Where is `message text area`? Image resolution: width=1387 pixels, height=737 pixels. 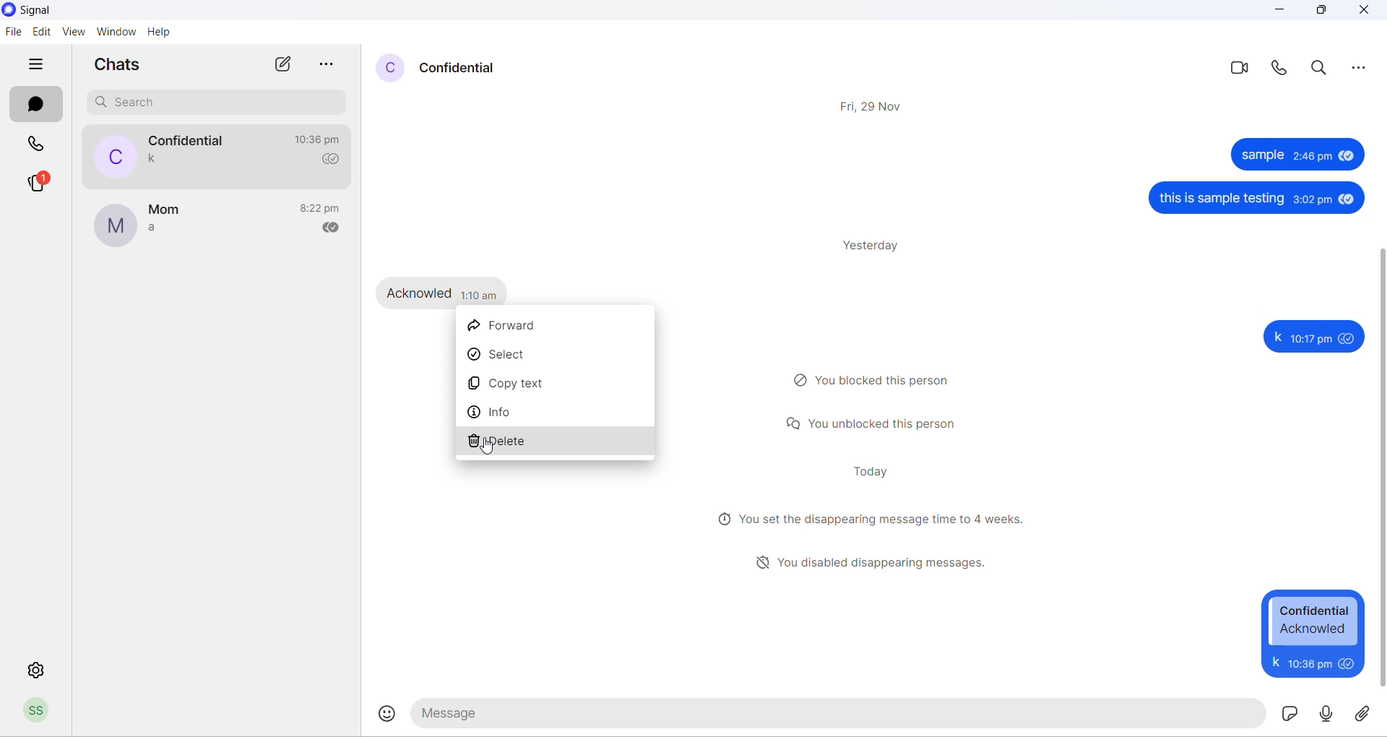 message text area is located at coordinates (839, 713).